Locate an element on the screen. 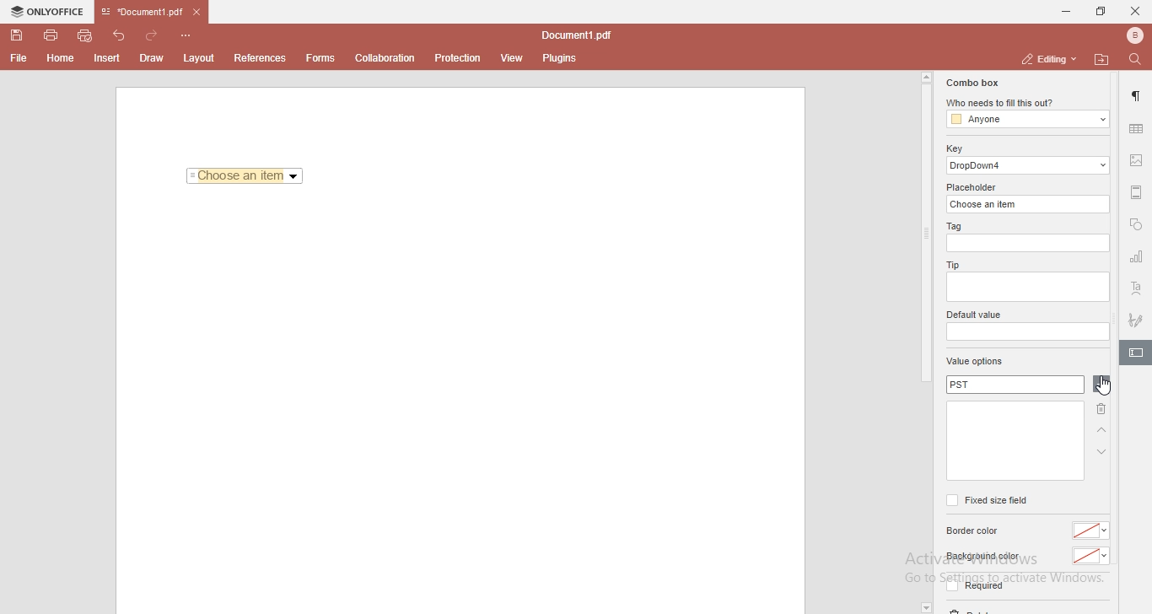 The image size is (1152, 614). empty box is located at coordinates (1030, 244).